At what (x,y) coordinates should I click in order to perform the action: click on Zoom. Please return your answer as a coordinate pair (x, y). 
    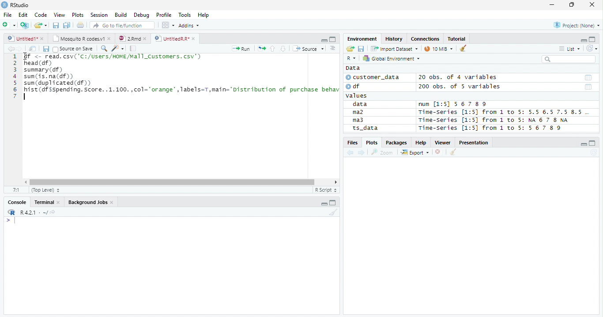
    Looking at the image, I should click on (382, 152).